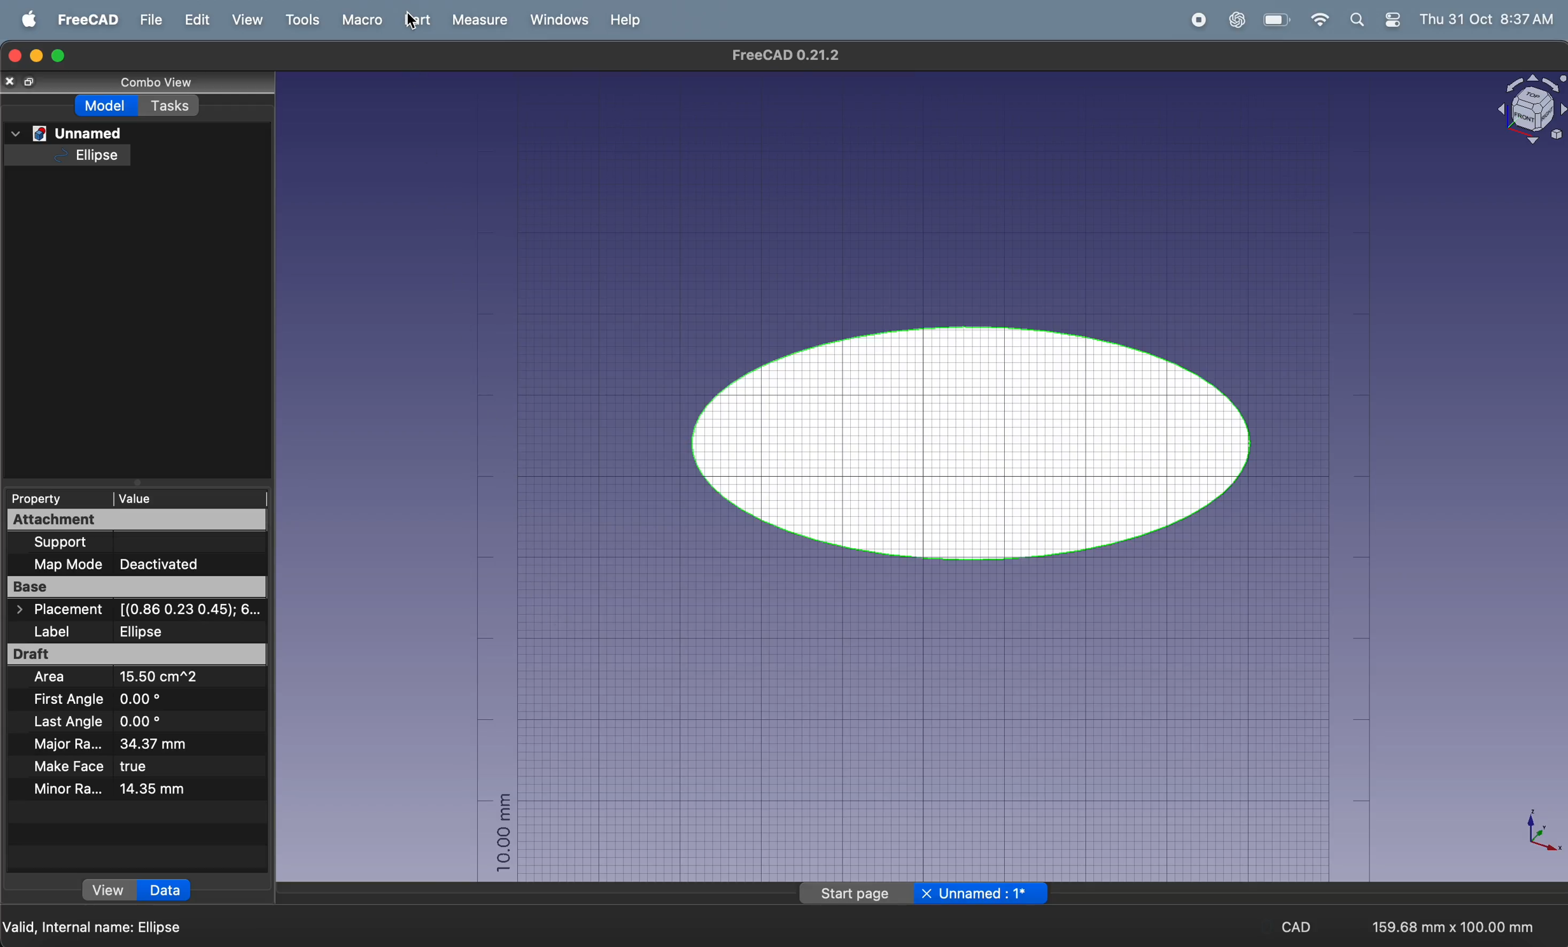  Describe the element at coordinates (473, 20) in the screenshot. I see `measure` at that location.